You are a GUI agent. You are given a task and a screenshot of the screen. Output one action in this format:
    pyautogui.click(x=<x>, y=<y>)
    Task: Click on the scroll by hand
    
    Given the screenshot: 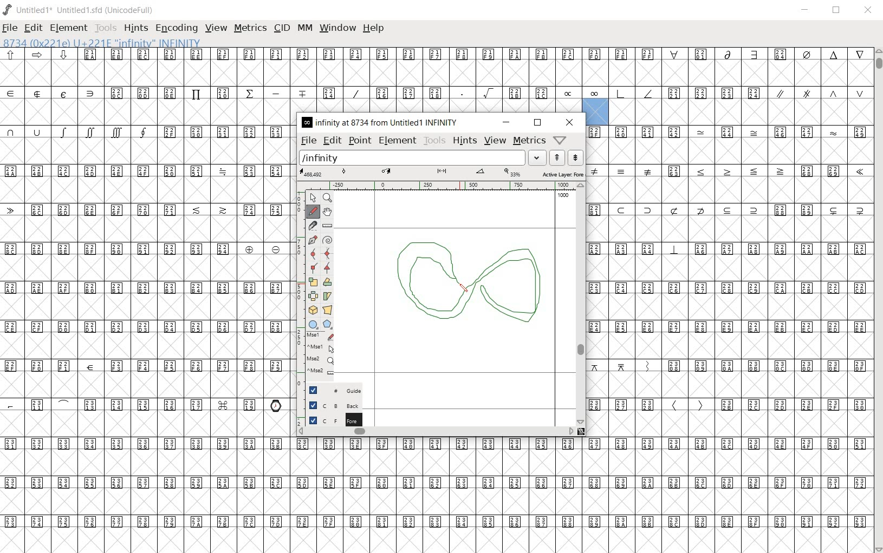 What is the action you would take?
    pyautogui.click(x=328, y=211)
    